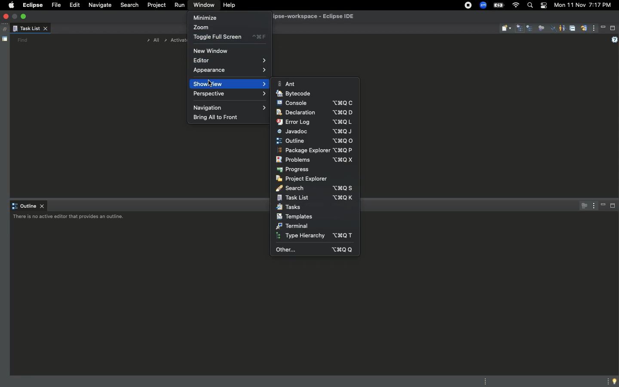 The height and width of the screenshot is (387, 619). Describe the element at coordinates (562, 28) in the screenshot. I see `Show only my tasks` at that location.